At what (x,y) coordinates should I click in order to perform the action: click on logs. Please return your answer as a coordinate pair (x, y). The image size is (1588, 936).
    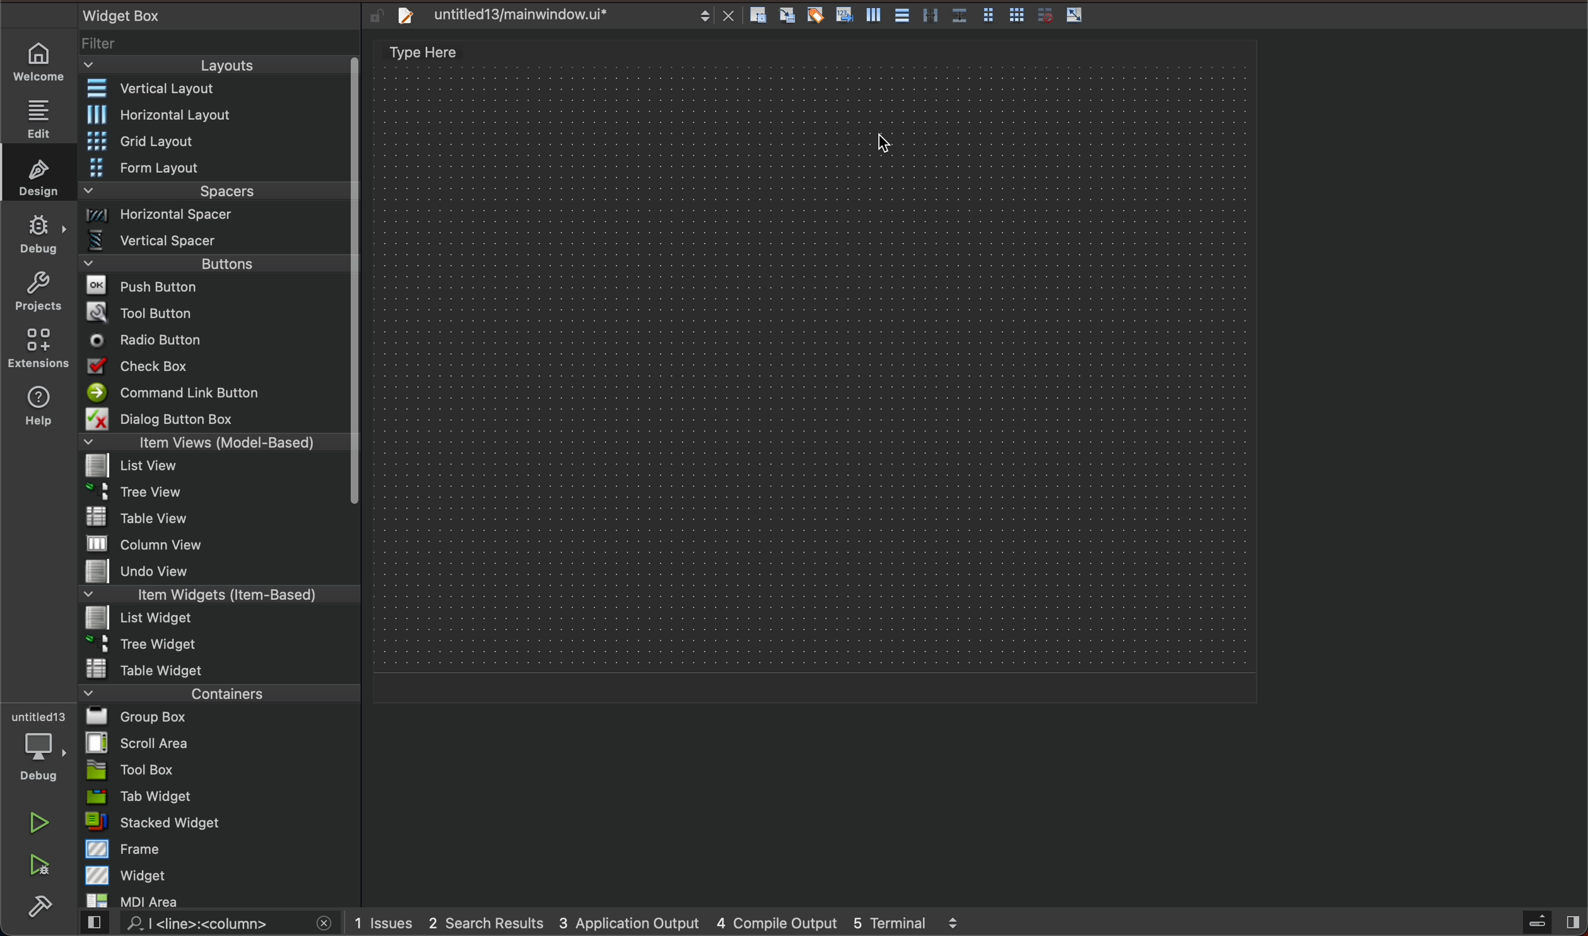
    Looking at the image, I should click on (678, 921).